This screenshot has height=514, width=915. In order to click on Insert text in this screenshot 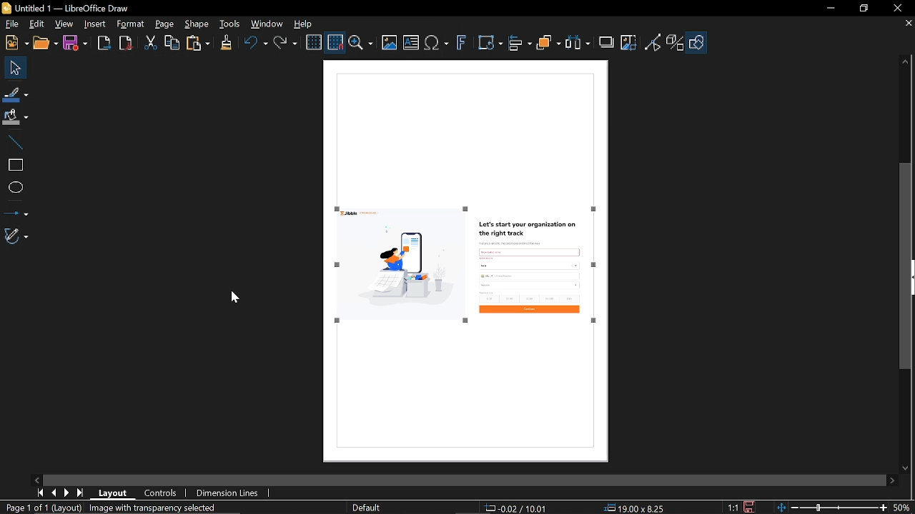, I will do `click(412, 44)`.